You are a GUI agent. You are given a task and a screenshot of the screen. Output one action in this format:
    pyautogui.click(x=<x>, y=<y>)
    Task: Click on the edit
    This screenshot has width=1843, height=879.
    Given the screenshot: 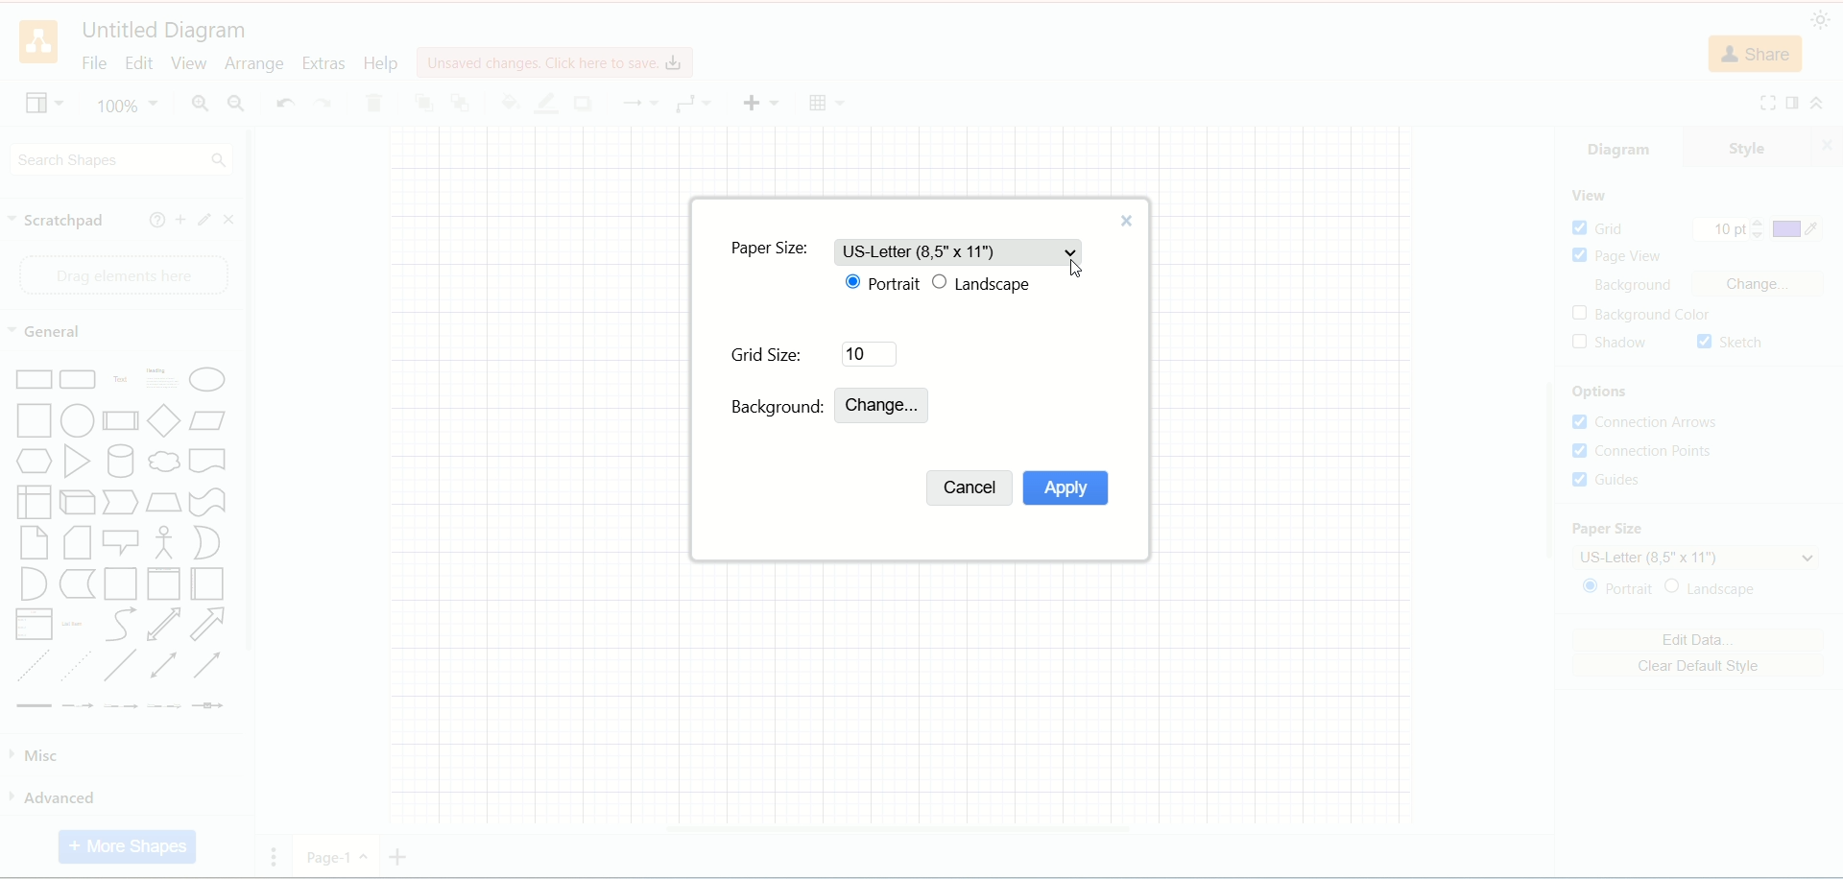 What is the action you would take?
    pyautogui.click(x=141, y=62)
    